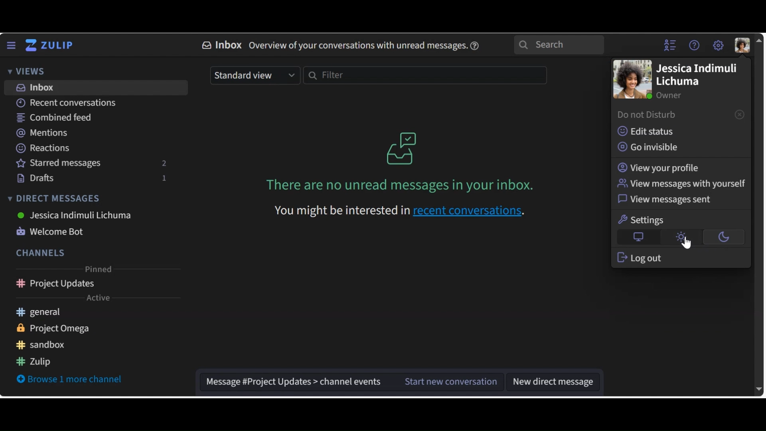 The height and width of the screenshot is (431, 766). What do you see at coordinates (743, 45) in the screenshot?
I see `Personal menu` at bounding box center [743, 45].